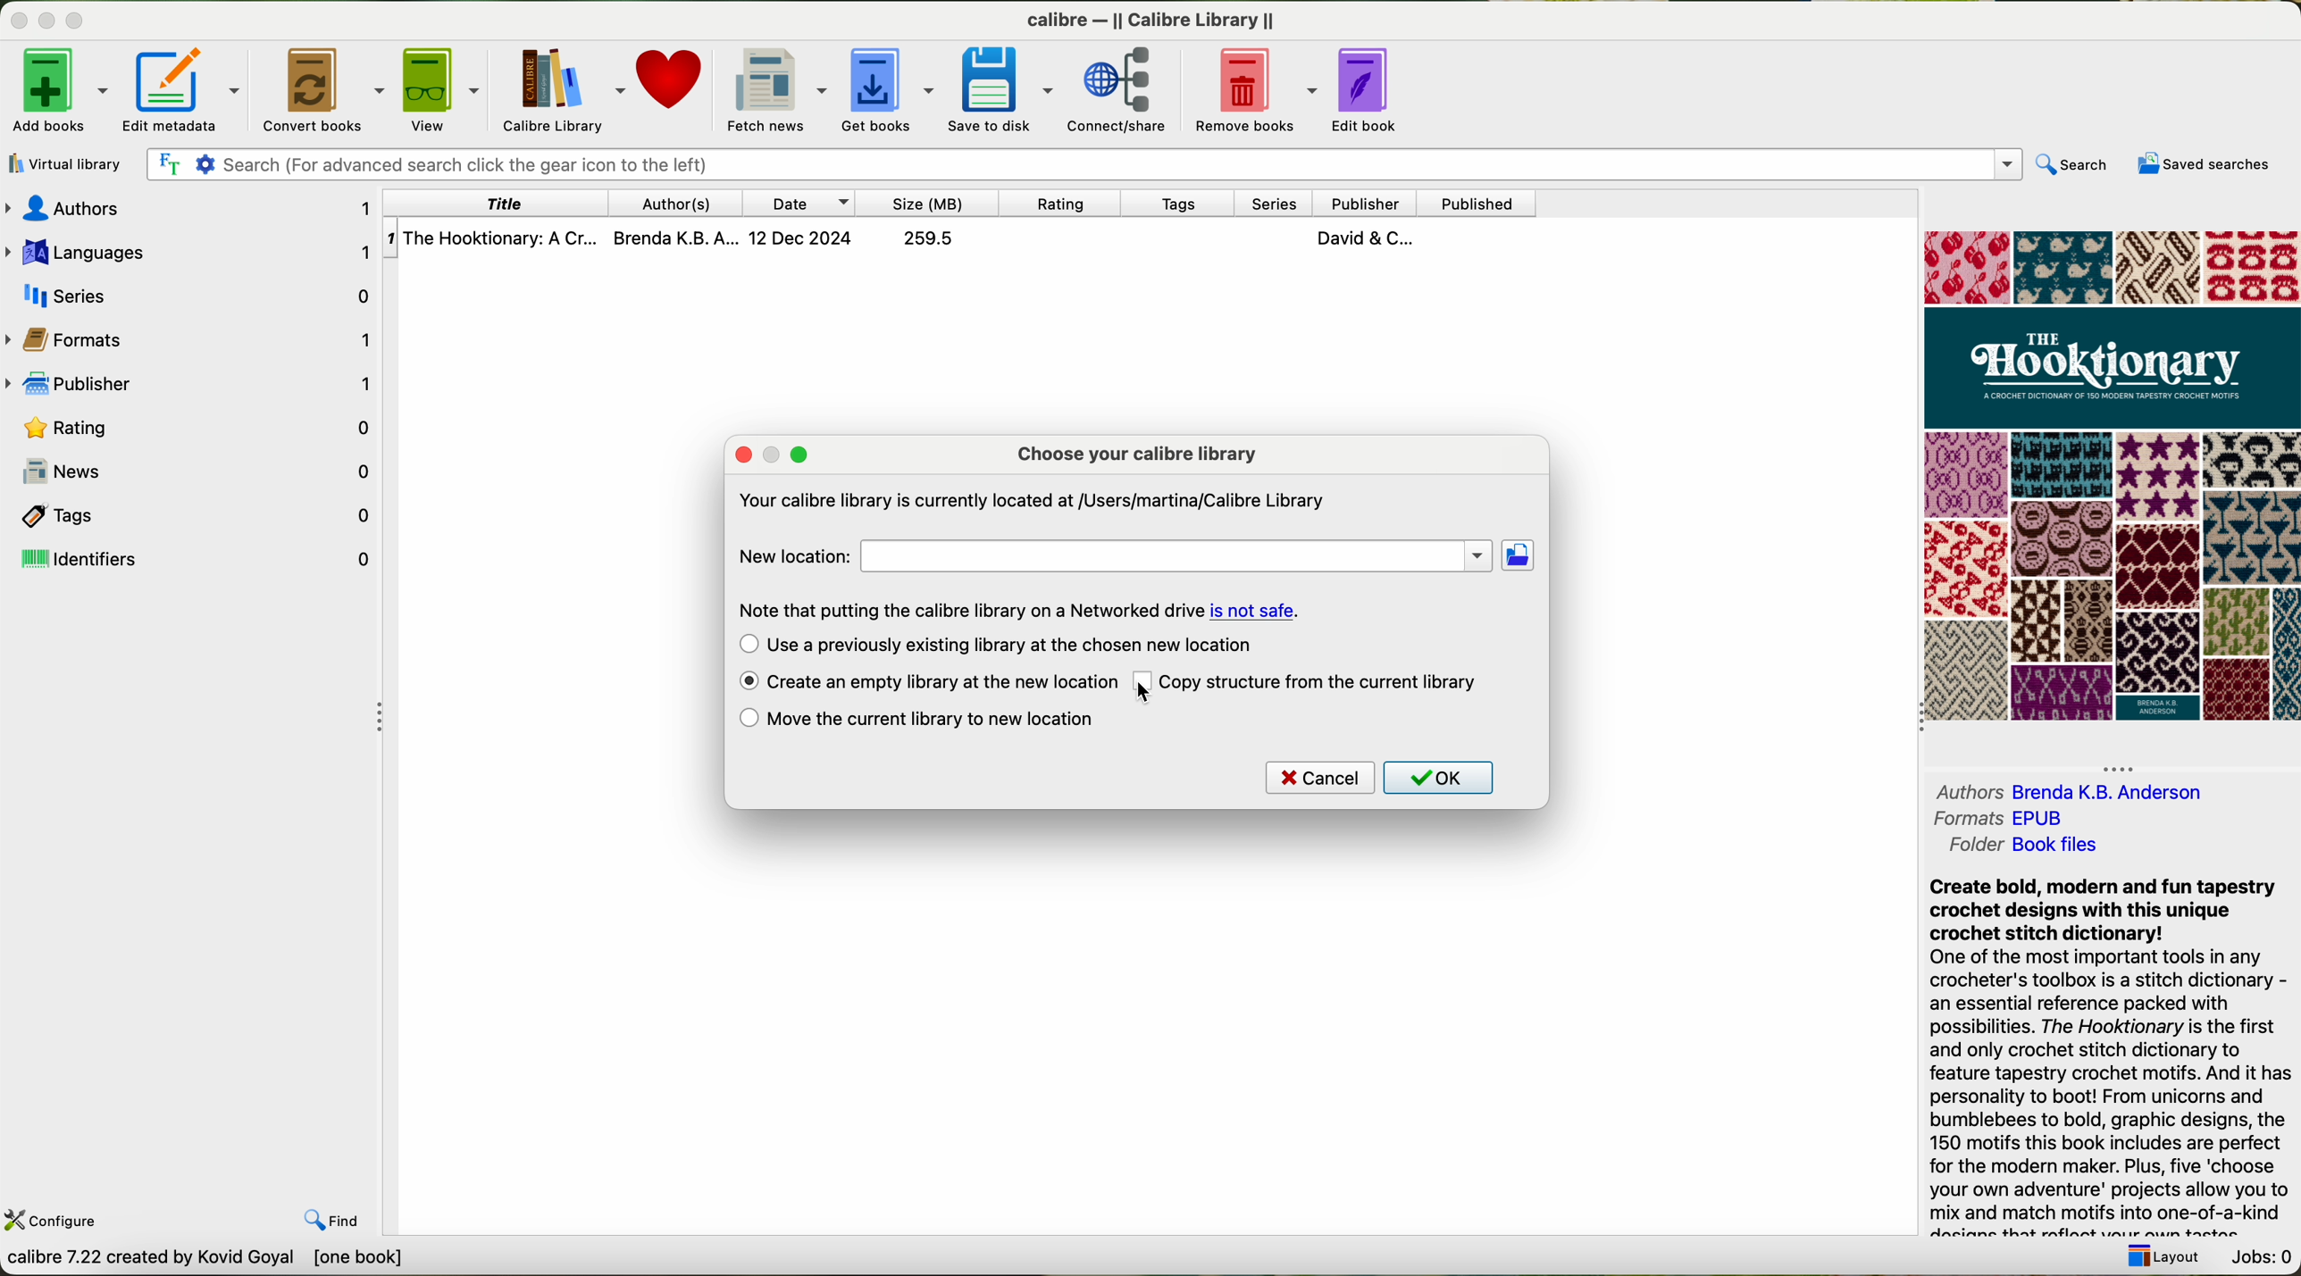  I want to click on title, so click(496, 202).